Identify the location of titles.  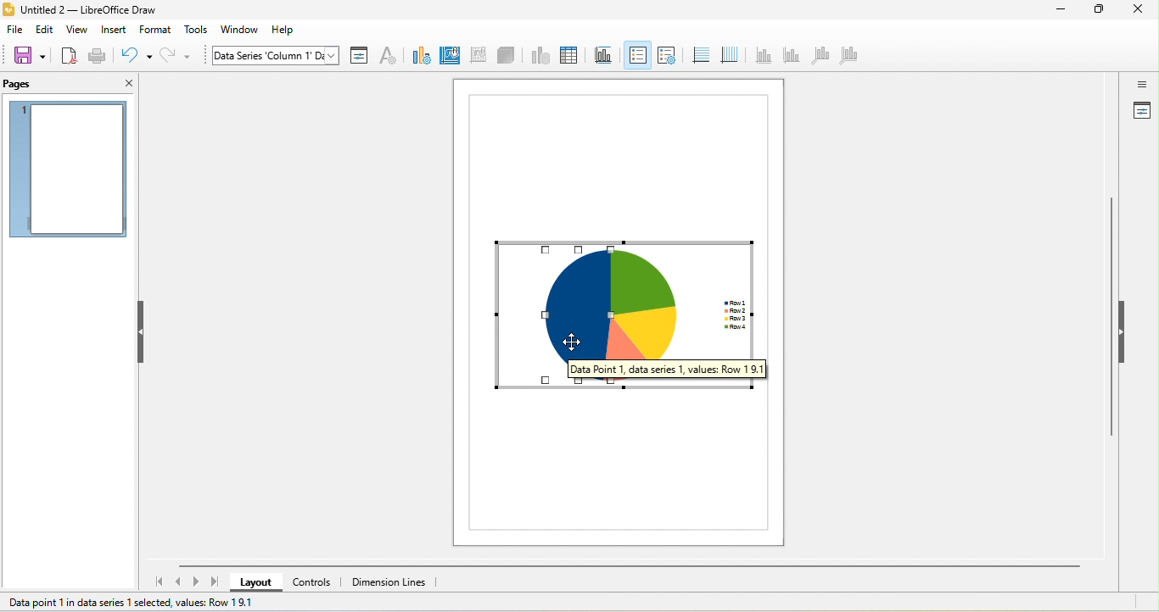
(601, 55).